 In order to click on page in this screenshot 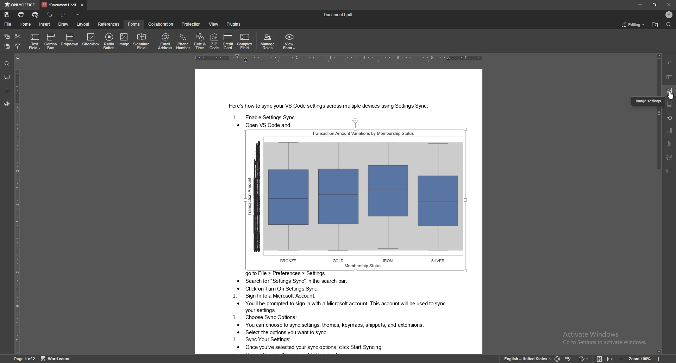, I will do `click(24, 358)`.